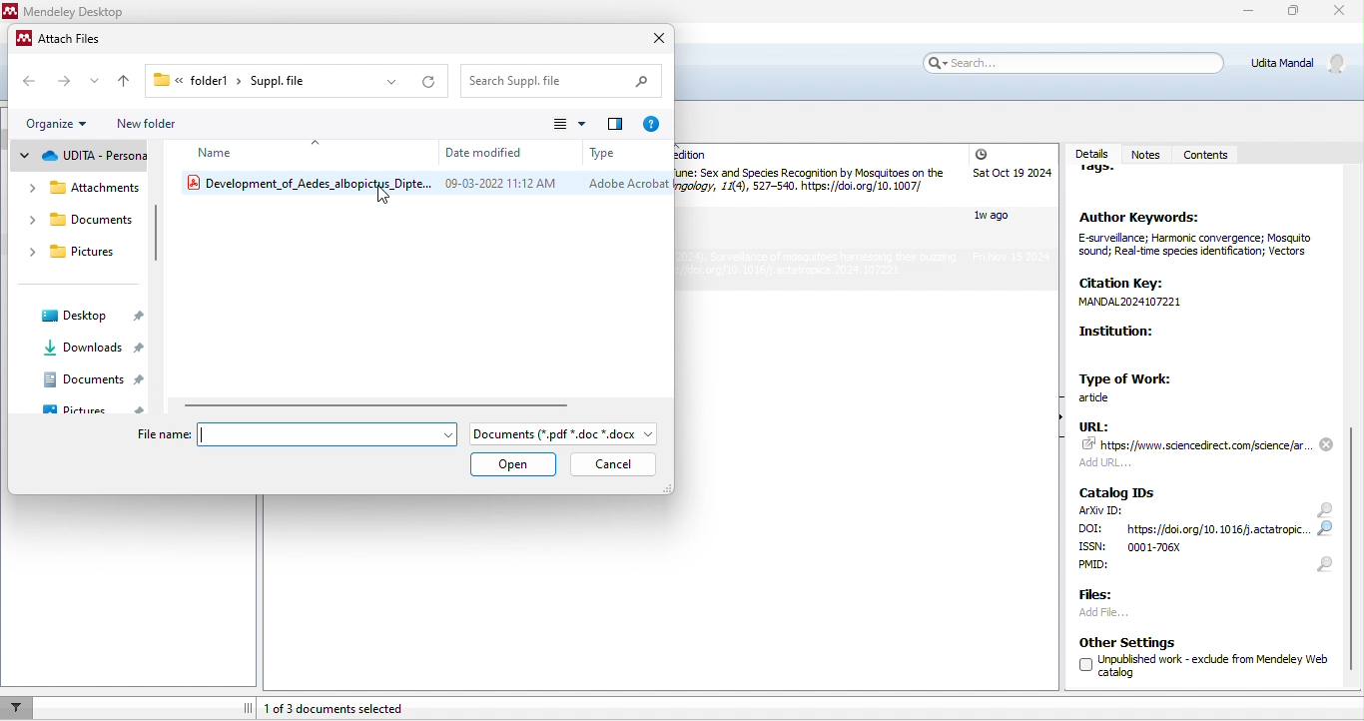 The width and height of the screenshot is (1364, 721). I want to click on close, so click(1341, 14).